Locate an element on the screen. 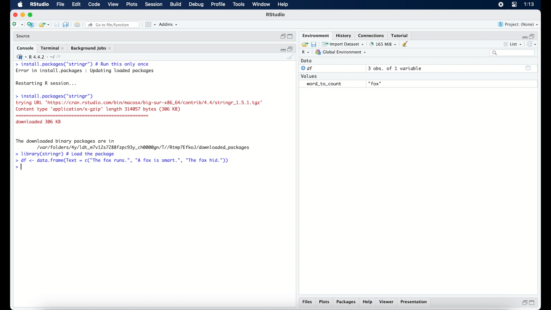  > install.packages("stringr") # Run this only once| is located at coordinates (84, 64).